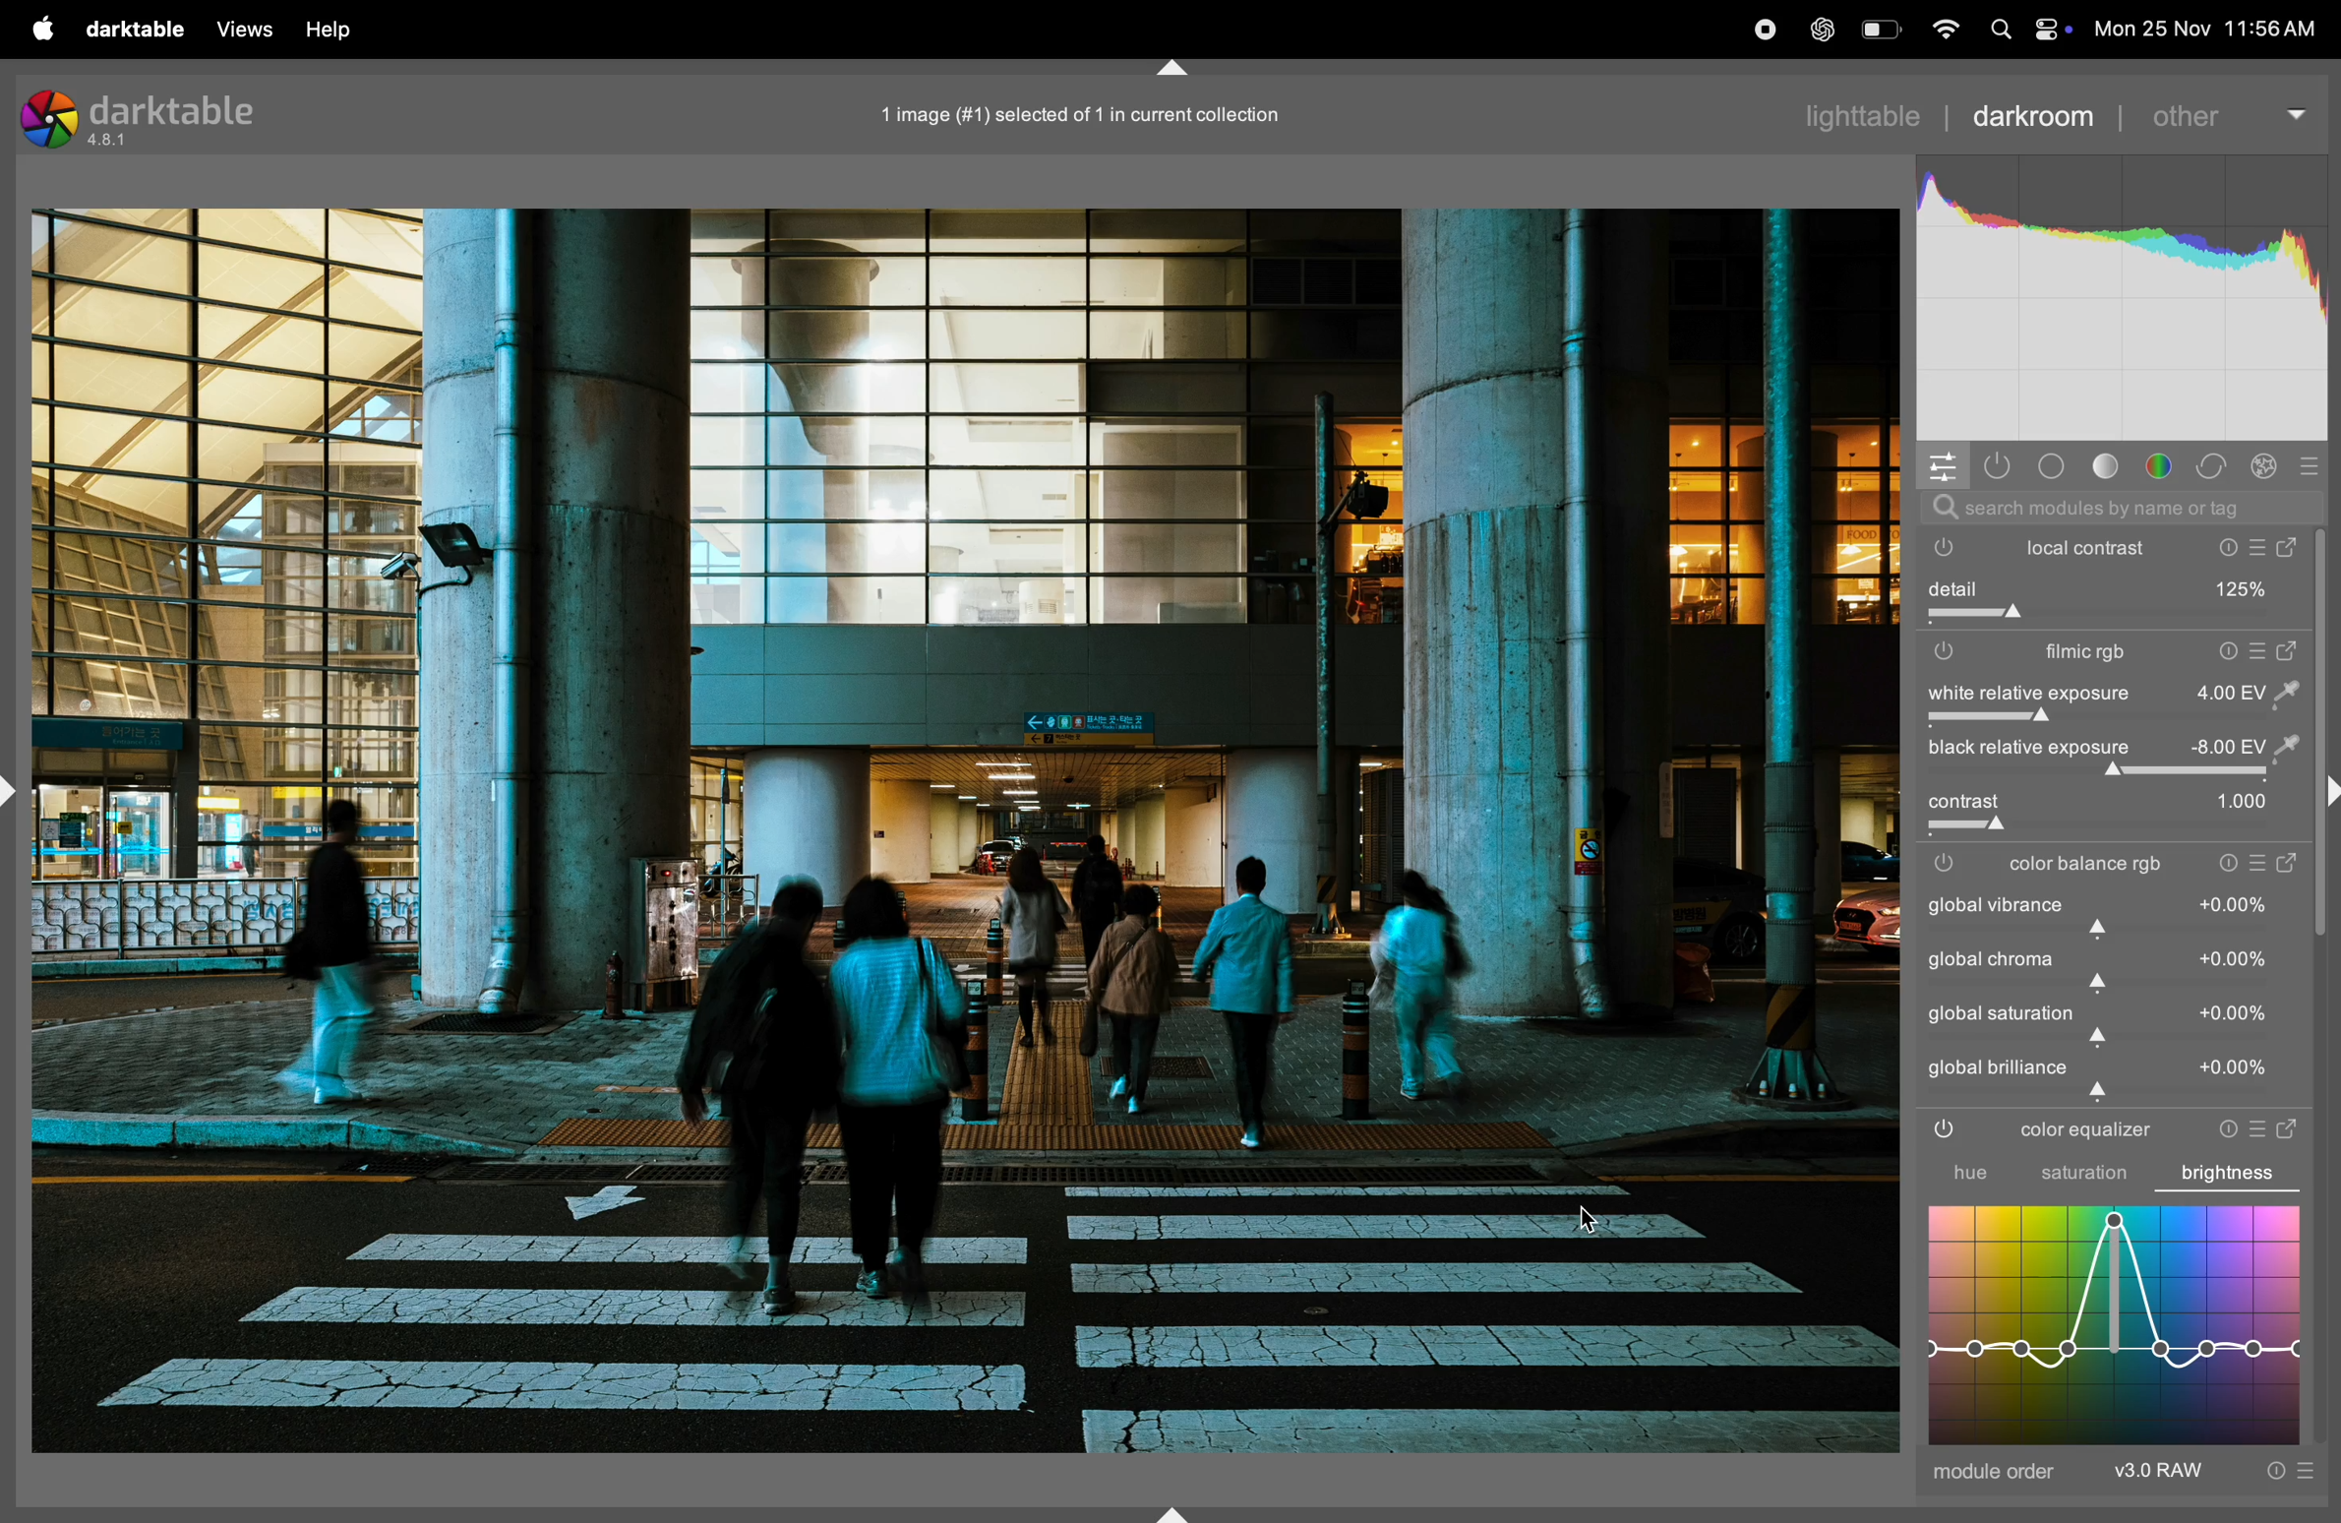 The image size is (2341, 1523). Describe the element at coordinates (1999, 1067) in the screenshot. I see `global brillance` at that location.